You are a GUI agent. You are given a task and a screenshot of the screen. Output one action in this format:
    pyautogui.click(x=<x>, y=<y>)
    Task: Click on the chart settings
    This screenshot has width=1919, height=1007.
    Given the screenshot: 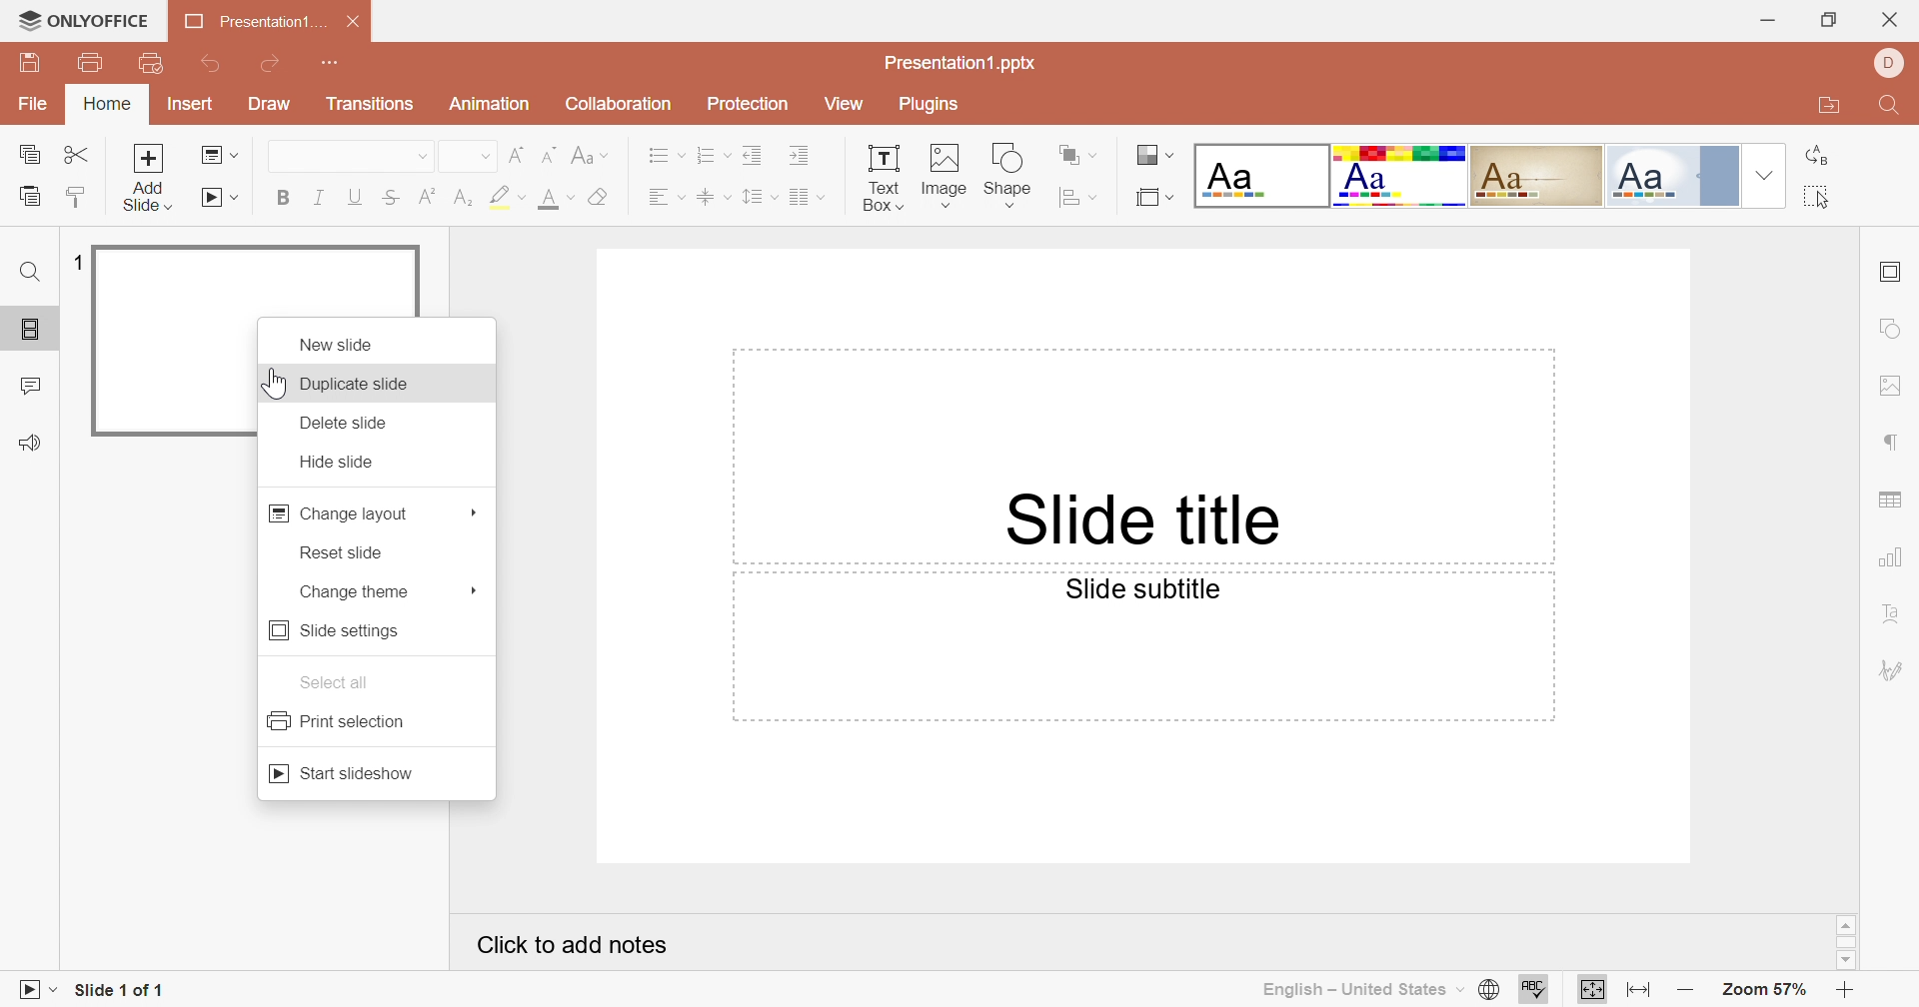 What is the action you would take?
    pyautogui.click(x=1891, y=558)
    